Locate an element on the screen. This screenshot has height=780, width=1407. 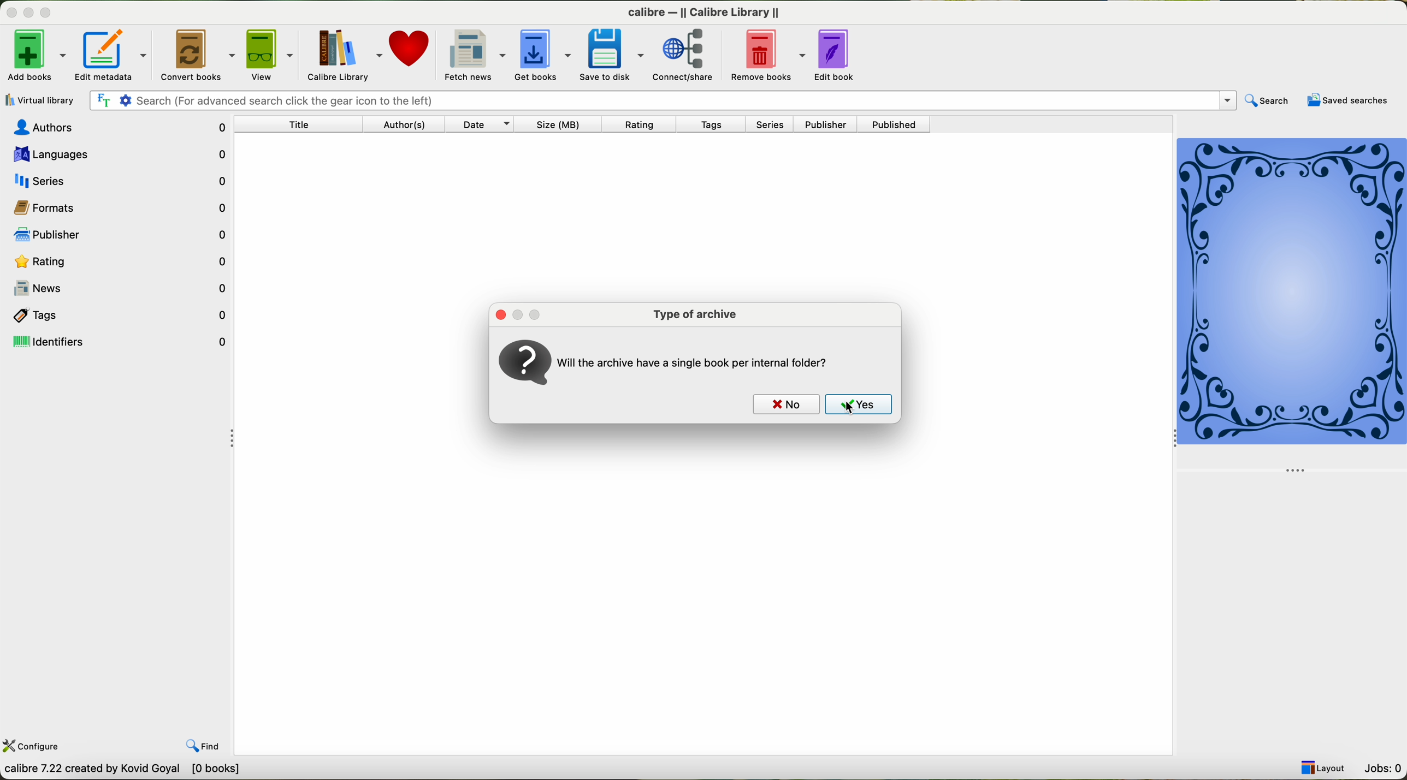
edit metadata is located at coordinates (111, 53).